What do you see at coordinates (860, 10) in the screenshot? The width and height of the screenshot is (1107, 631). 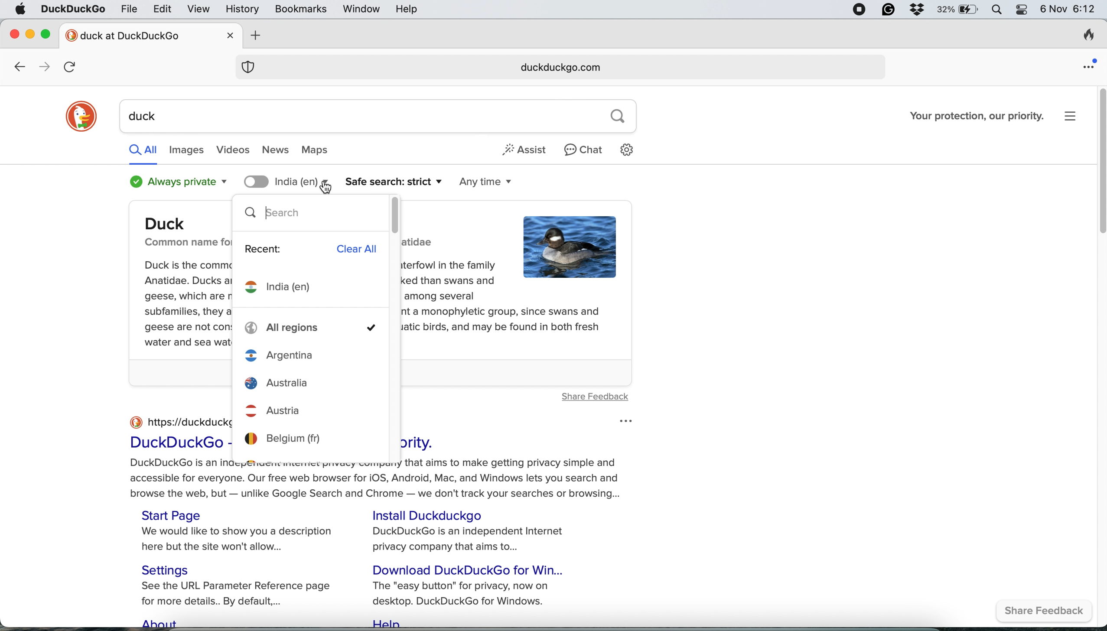 I see `screen recorder` at bounding box center [860, 10].